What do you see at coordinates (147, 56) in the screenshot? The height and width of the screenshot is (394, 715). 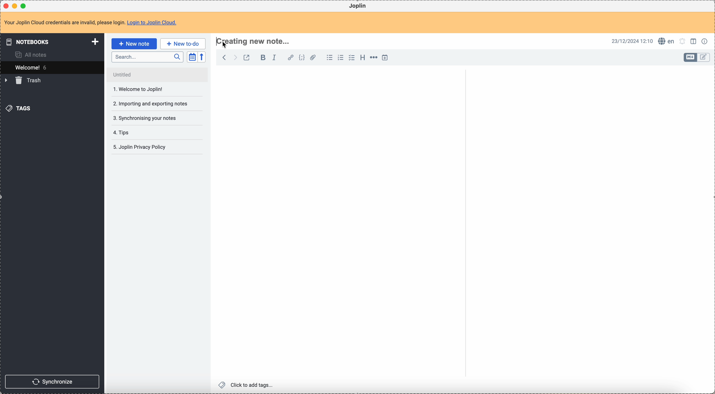 I see `search bar` at bounding box center [147, 56].